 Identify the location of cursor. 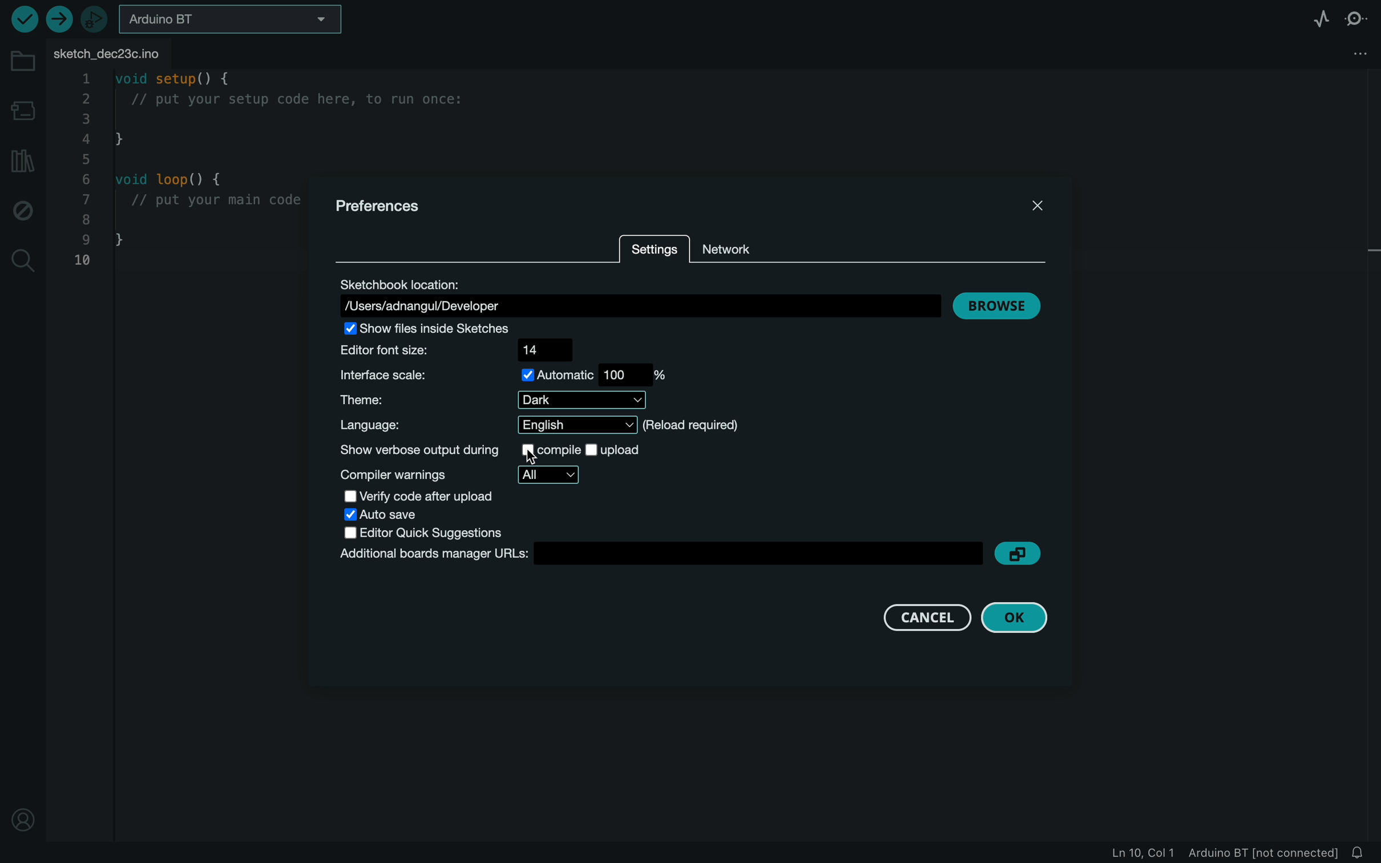
(538, 454).